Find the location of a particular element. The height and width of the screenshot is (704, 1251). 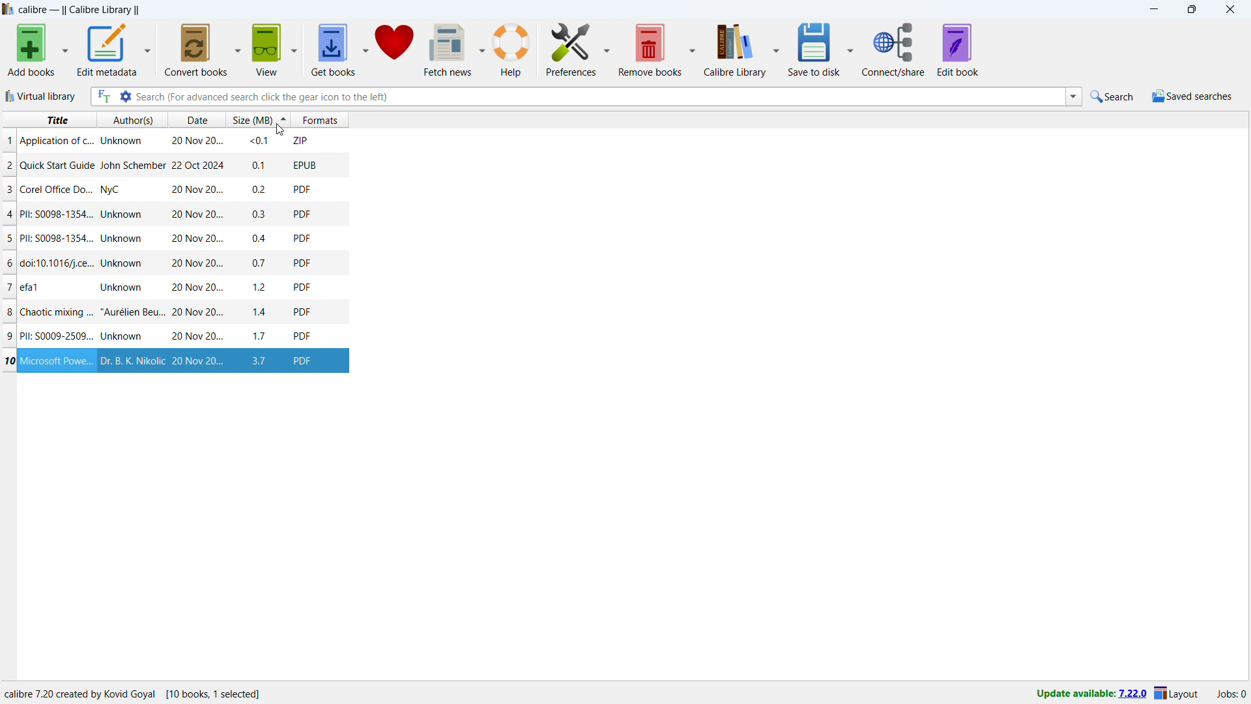

help is located at coordinates (511, 49).